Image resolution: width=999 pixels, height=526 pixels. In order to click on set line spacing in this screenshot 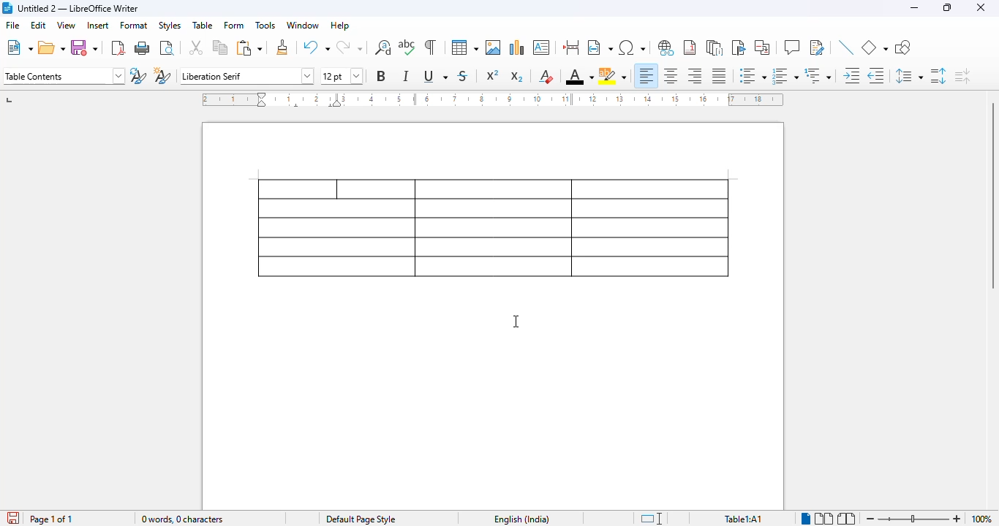, I will do `click(908, 76)`.